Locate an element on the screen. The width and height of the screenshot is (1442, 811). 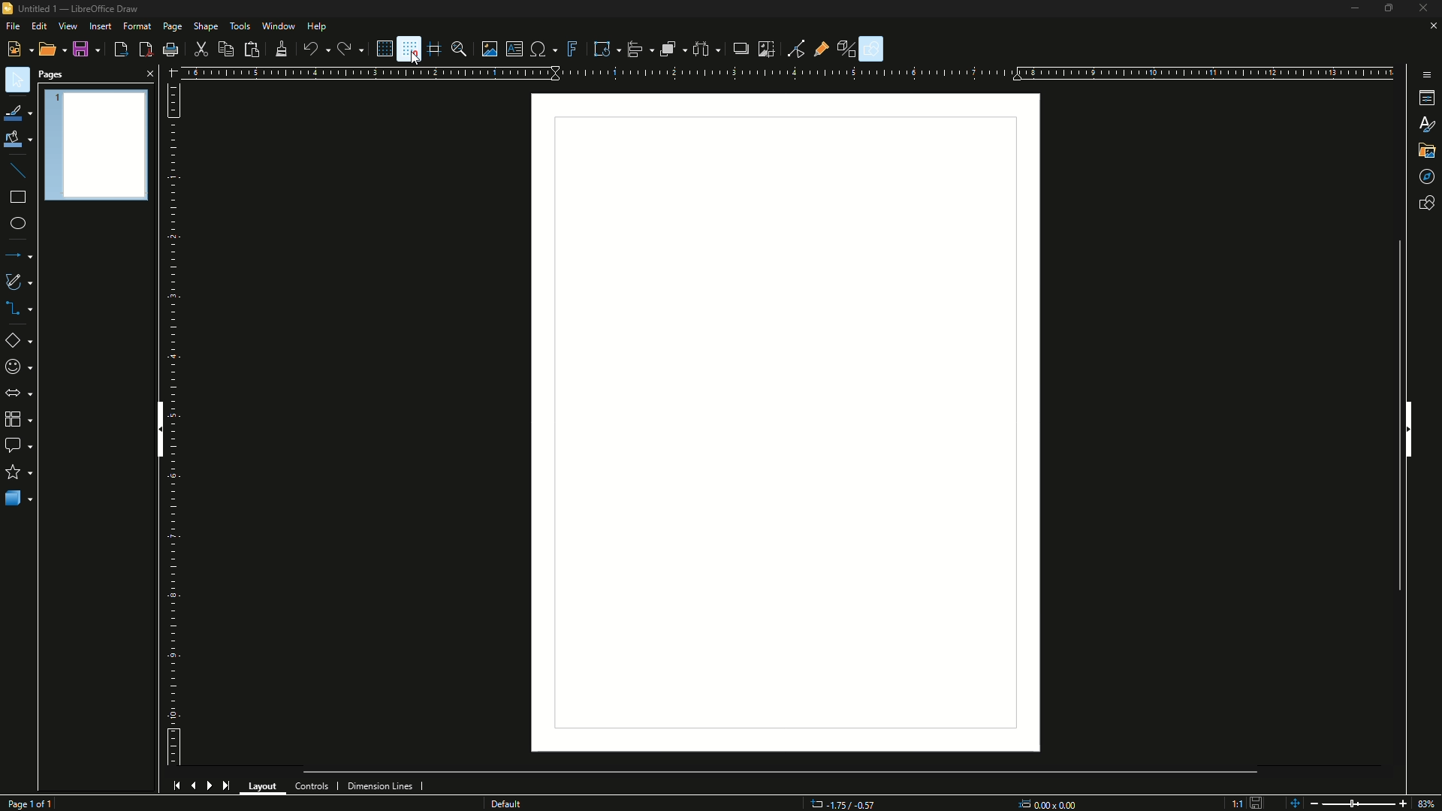
Zoom controls is located at coordinates (1290, 801).